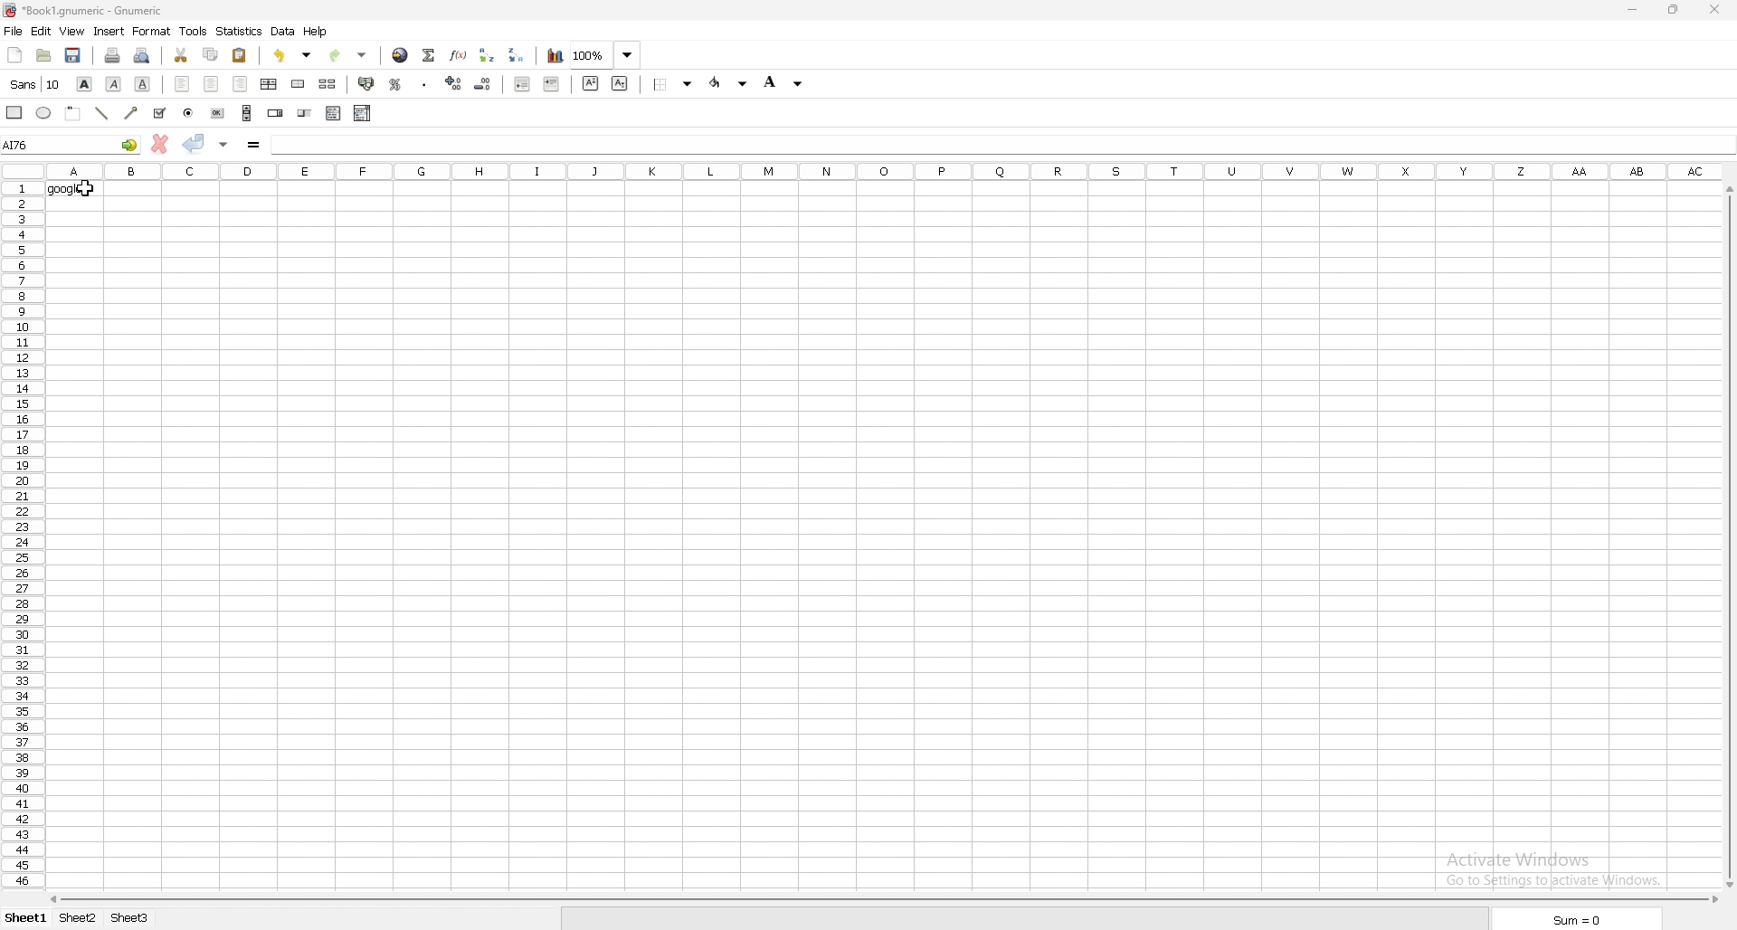 The height and width of the screenshot is (930, 1737). What do you see at coordinates (76, 189) in the screenshot?
I see `google` at bounding box center [76, 189].